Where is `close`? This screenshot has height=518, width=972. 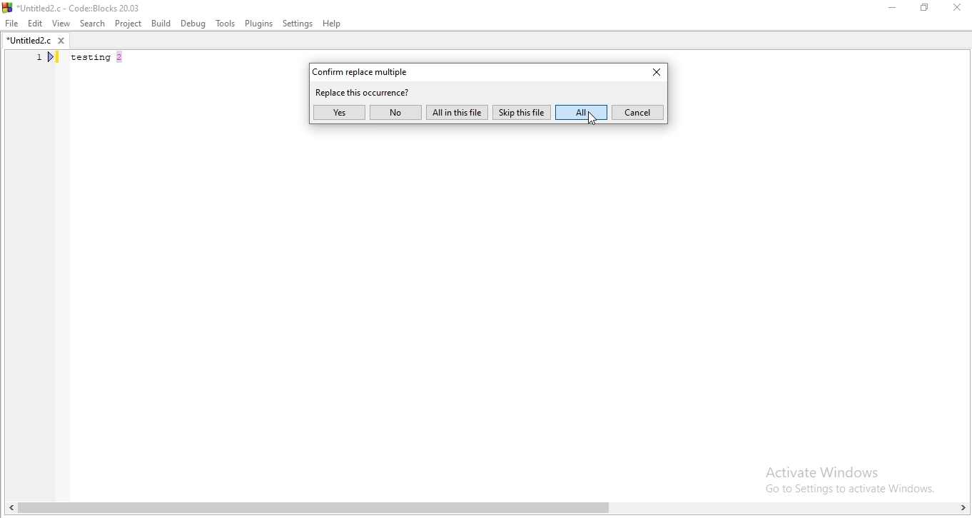 close is located at coordinates (652, 74).